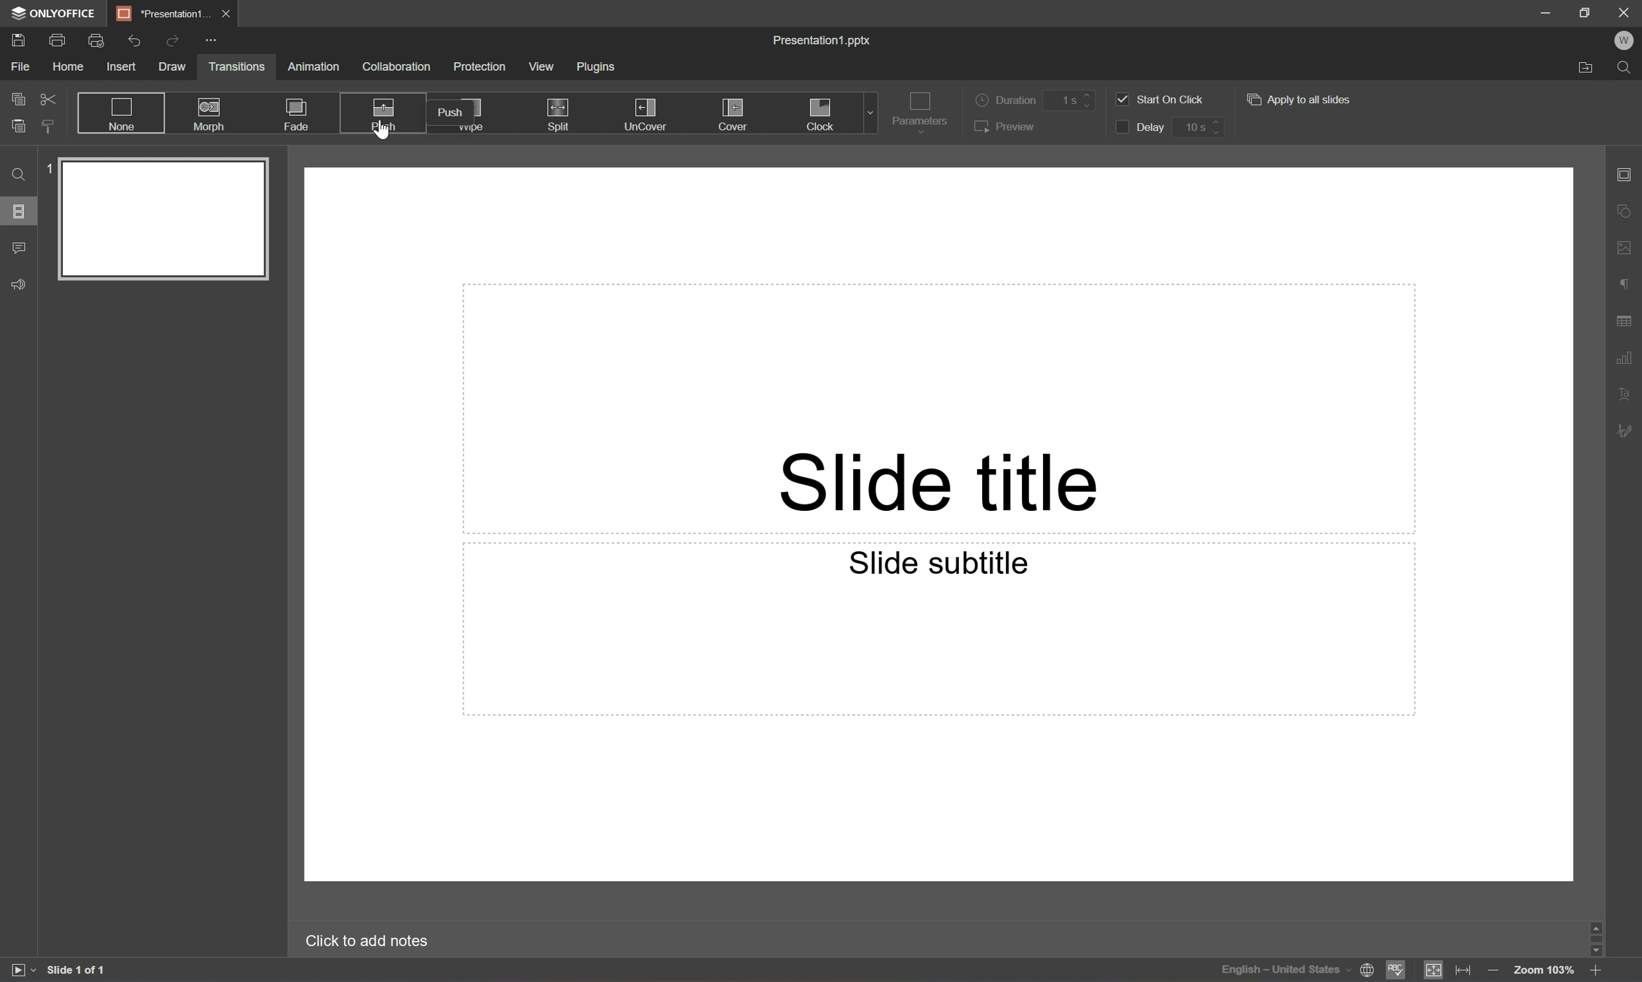 This screenshot has height=982, width=1642. What do you see at coordinates (18, 287) in the screenshot?
I see `Feedback & Support` at bounding box center [18, 287].